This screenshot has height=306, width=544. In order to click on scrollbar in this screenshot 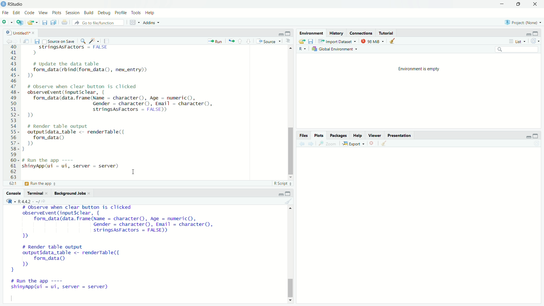, I will do `click(291, 114)`.